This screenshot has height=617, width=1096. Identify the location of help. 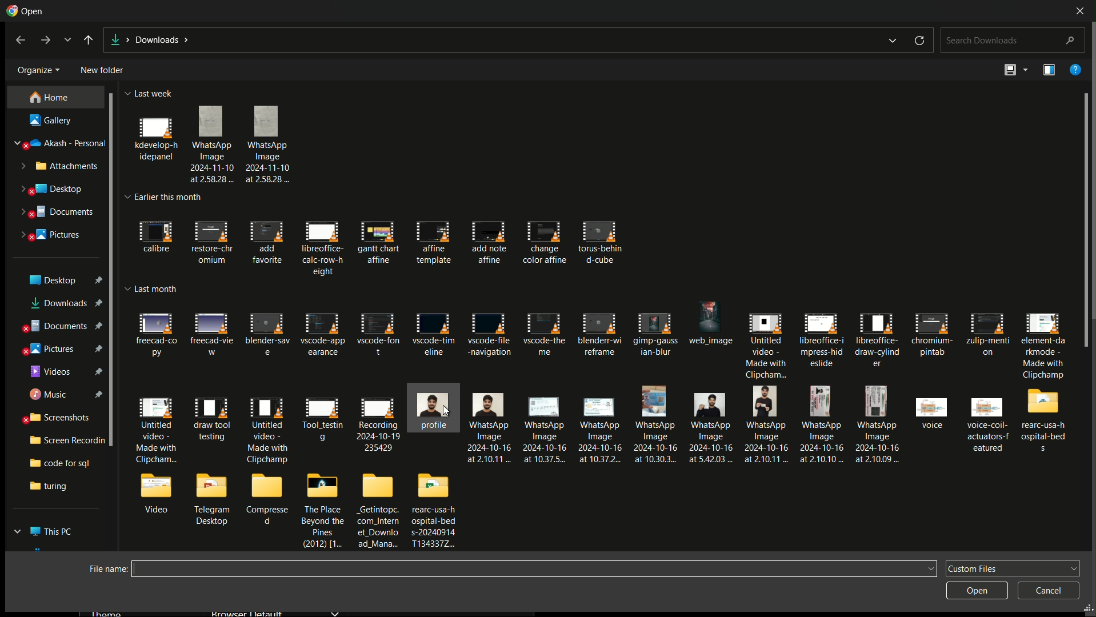
(1075, 70).